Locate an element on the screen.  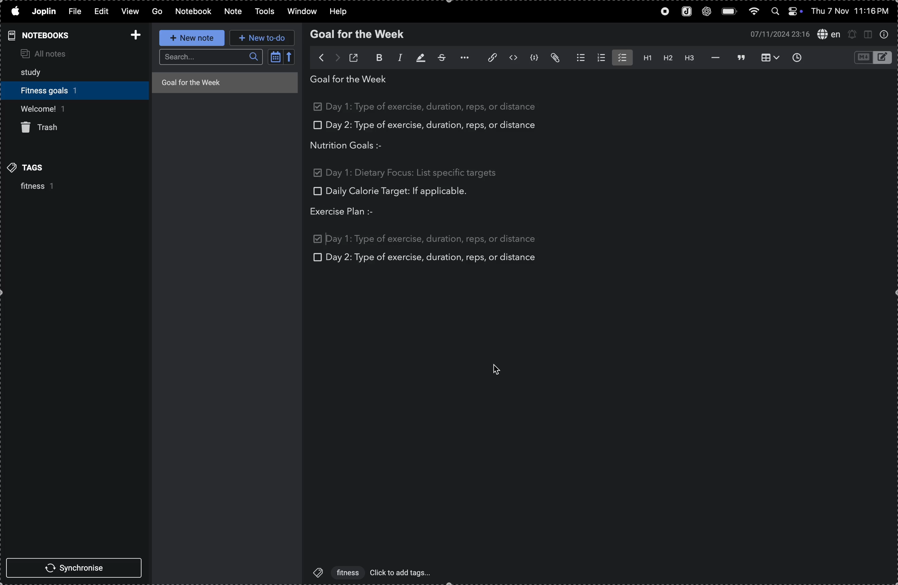
edit is located at coordinates (102, 11).